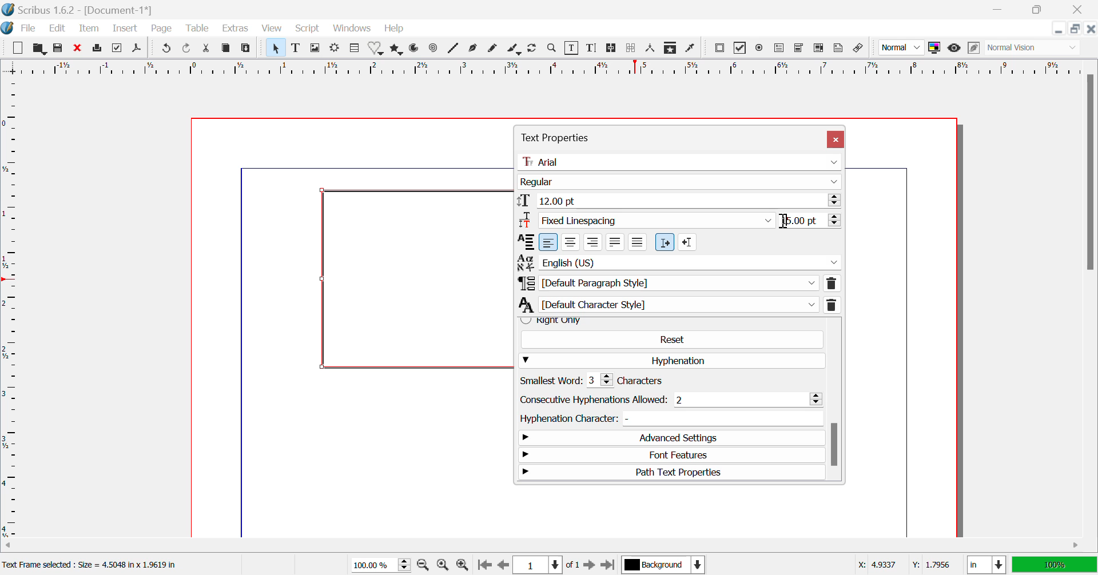  Describe the element at coordinates (432, 50) in the screenshot. I see `Spiral` at that location.